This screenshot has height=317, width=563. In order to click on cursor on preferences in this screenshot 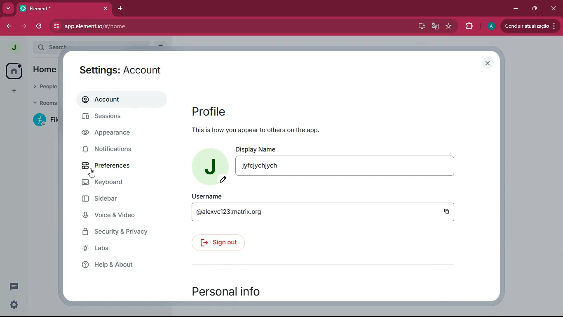, I will do `click(94, 172)`.